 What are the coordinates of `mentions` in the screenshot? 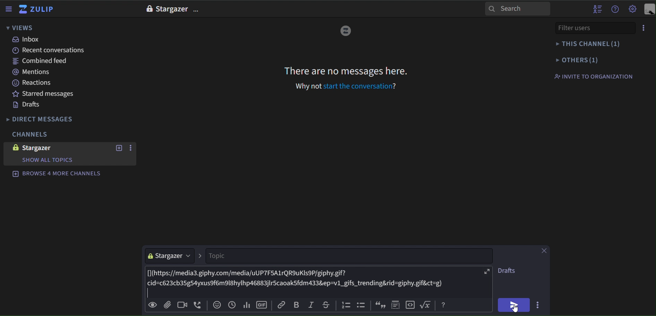 It's located at (34, 73).